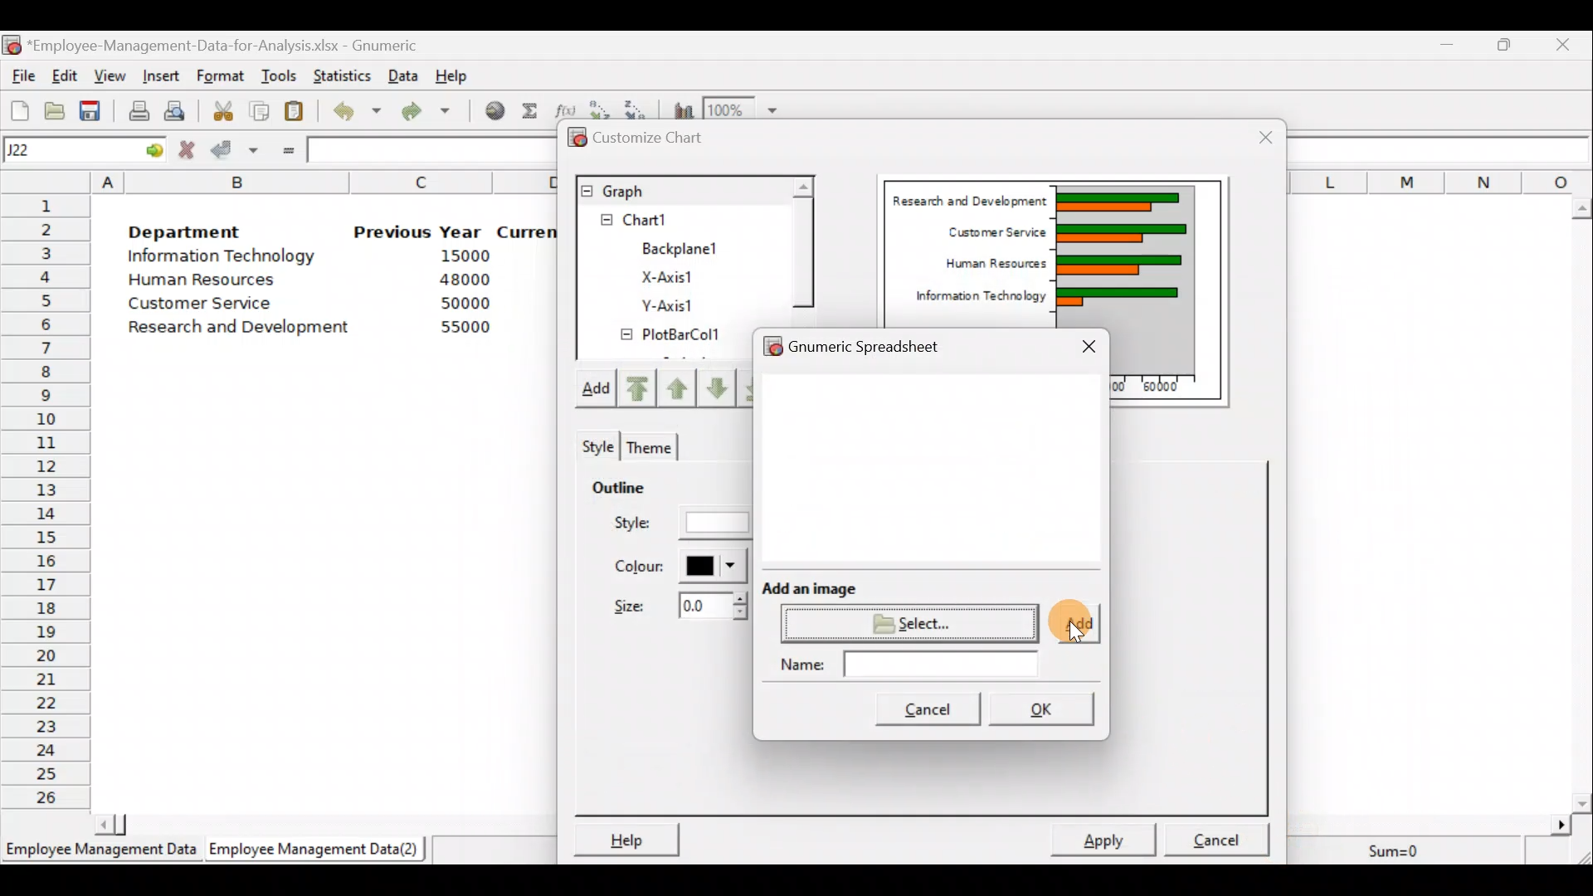 This screenshot has height=896, width=1593. What do you see at coordinates (279, 74) in the screenshot?
I see `Tools` at bounding box center [279, 74].